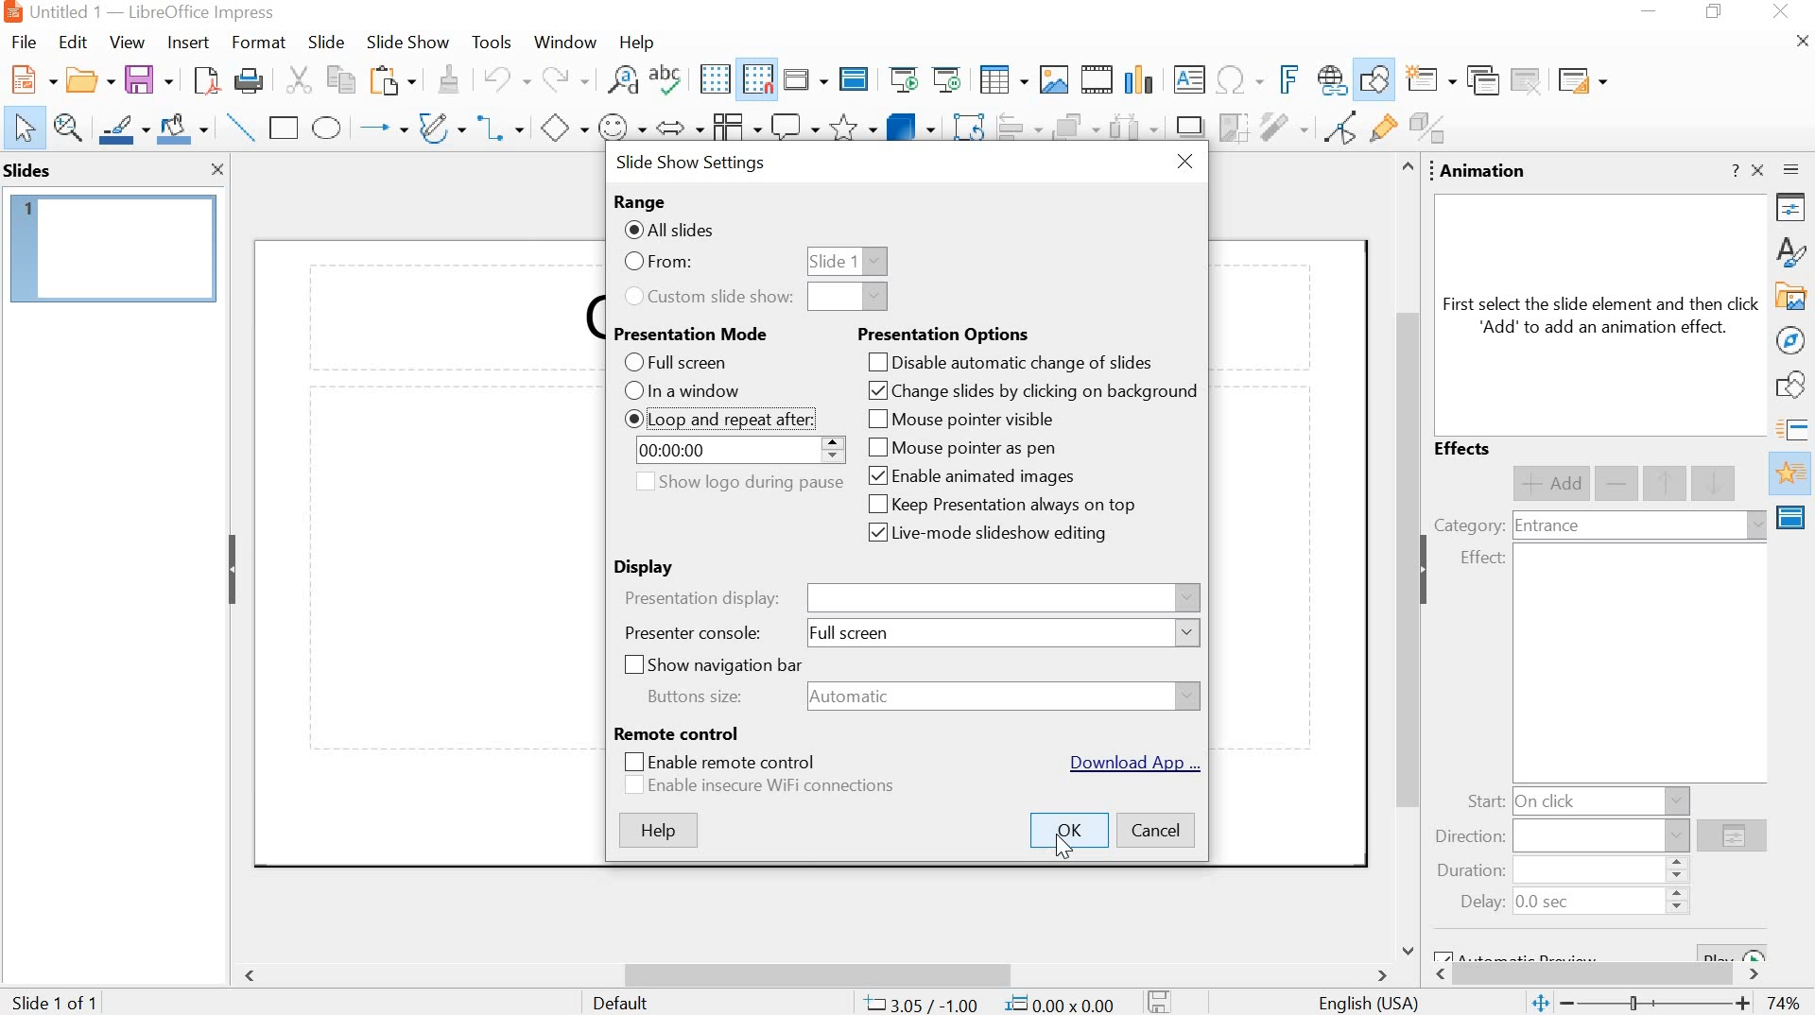 Image resolution: width=1815 pixels, height=1015 pixels. What do you see at coordinates (819, 975) in the screenshot?
I see `scroll bar` at bounding box center [819, 975].